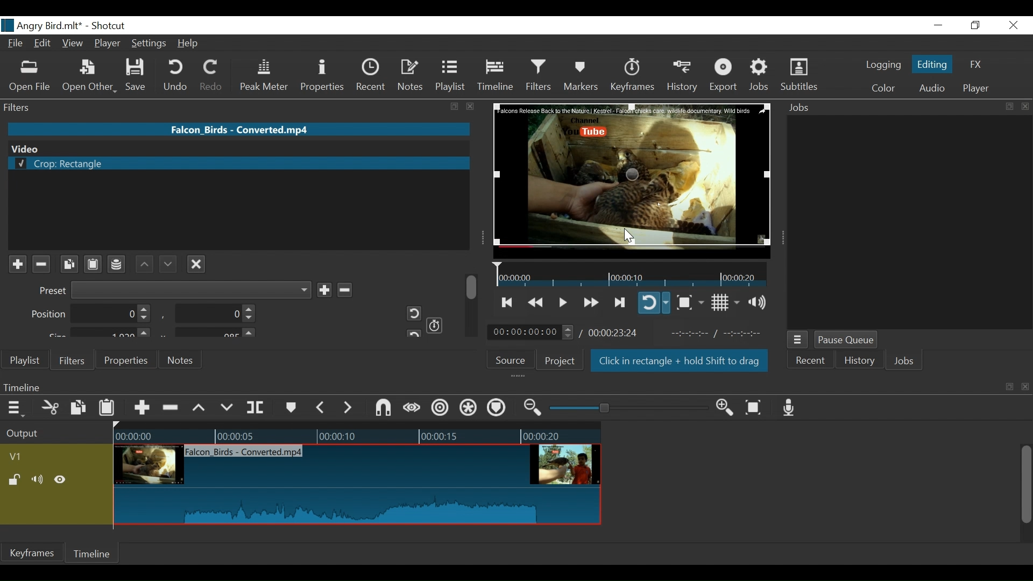 Image resolution: width=1033 pixels, height=581 pixels. What do you see at coordinates (95, 263) in the screenshot?
I see `Clipboard` at bounding box center [95, 263].